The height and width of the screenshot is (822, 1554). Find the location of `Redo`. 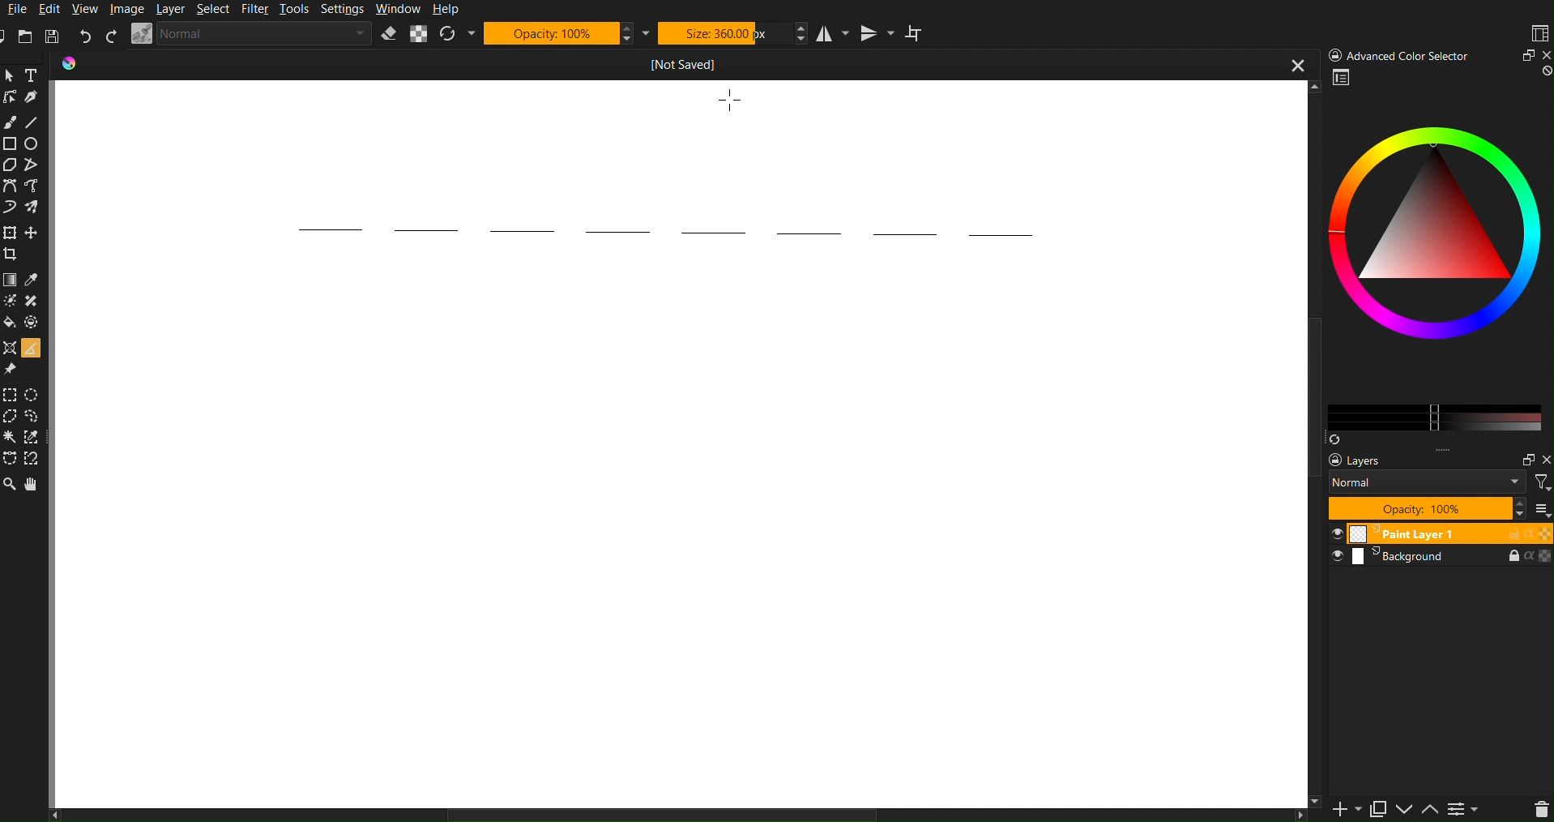

Redo is located at coordinates (111, 36).